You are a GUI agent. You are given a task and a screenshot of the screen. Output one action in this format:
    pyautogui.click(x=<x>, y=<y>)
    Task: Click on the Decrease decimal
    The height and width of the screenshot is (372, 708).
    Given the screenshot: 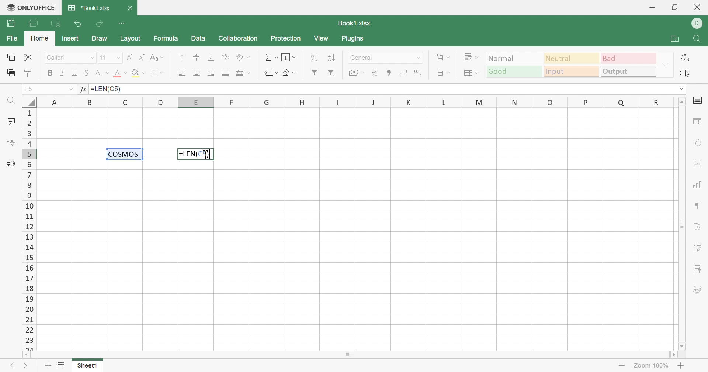 What is the action you would take?
    pyautogui.click(x=404, y=73)
    